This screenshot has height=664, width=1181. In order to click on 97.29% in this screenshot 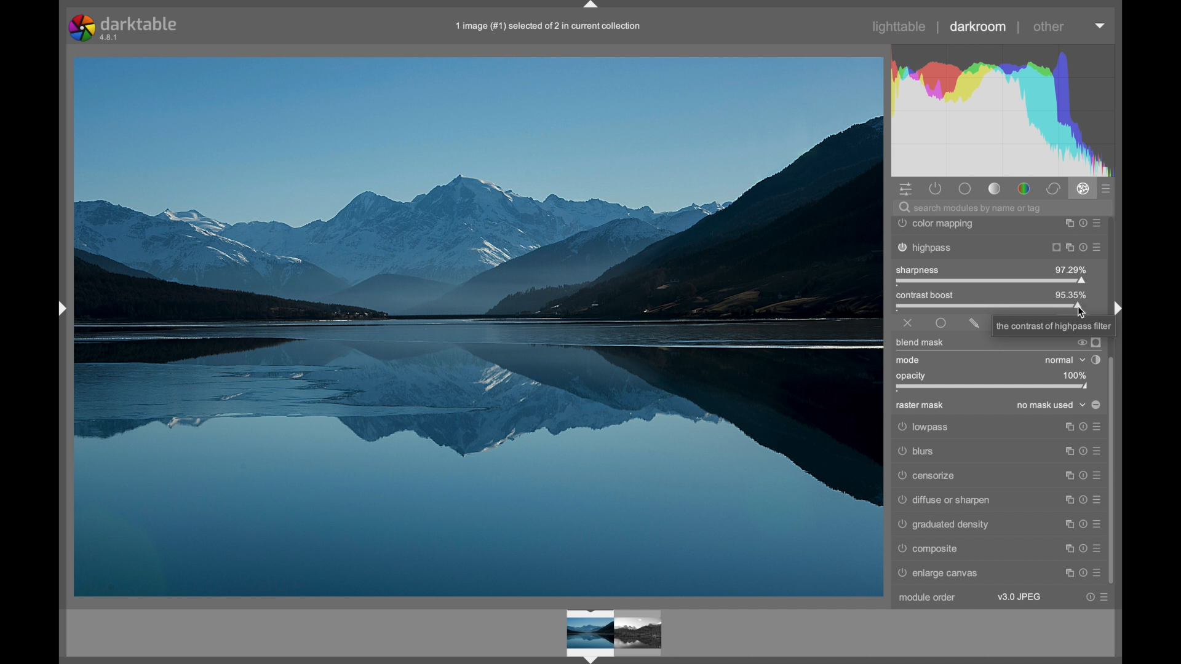, I will do `click(1070, 269)`.